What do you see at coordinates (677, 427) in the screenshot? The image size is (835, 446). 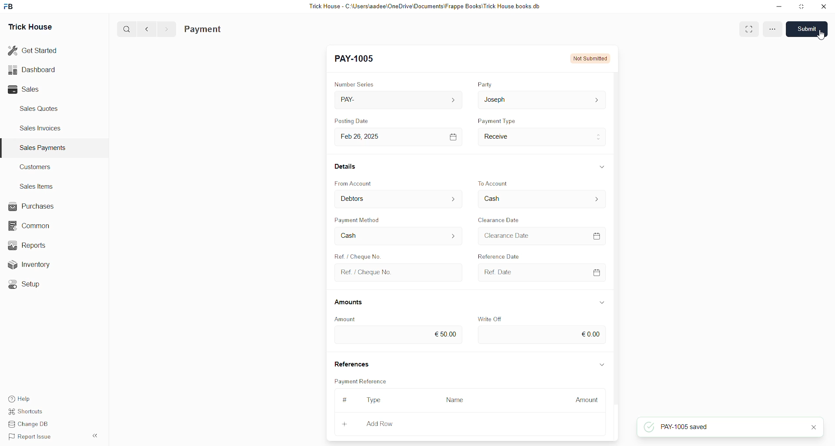 I see `PAY-1005 saved` at bounding box center [677, 427].